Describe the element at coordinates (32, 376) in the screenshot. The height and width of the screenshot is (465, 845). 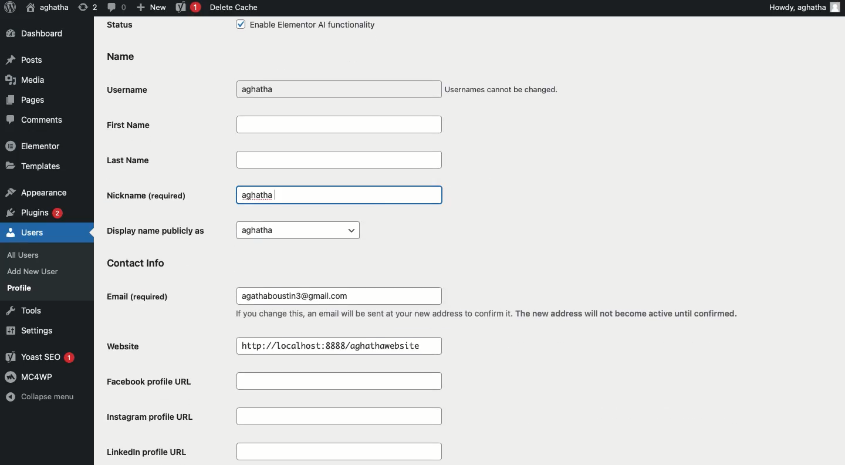
I see `MC4WP` at that location.